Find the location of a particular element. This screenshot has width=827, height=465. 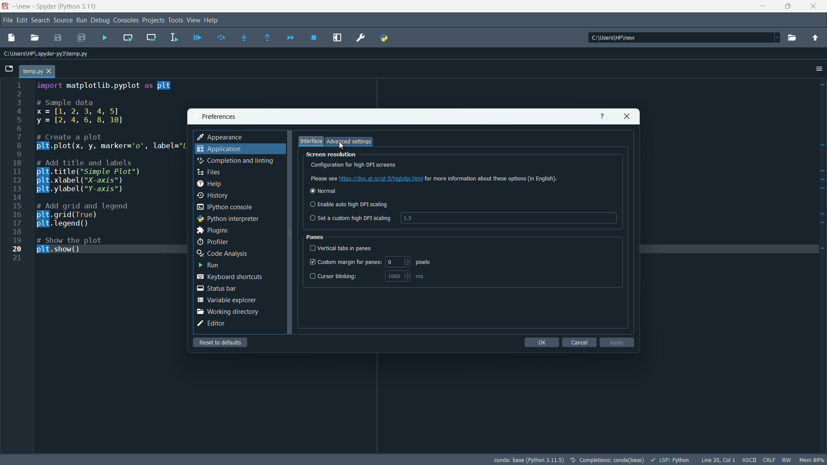

custom margin for panes is located at coordinates (345, 262).